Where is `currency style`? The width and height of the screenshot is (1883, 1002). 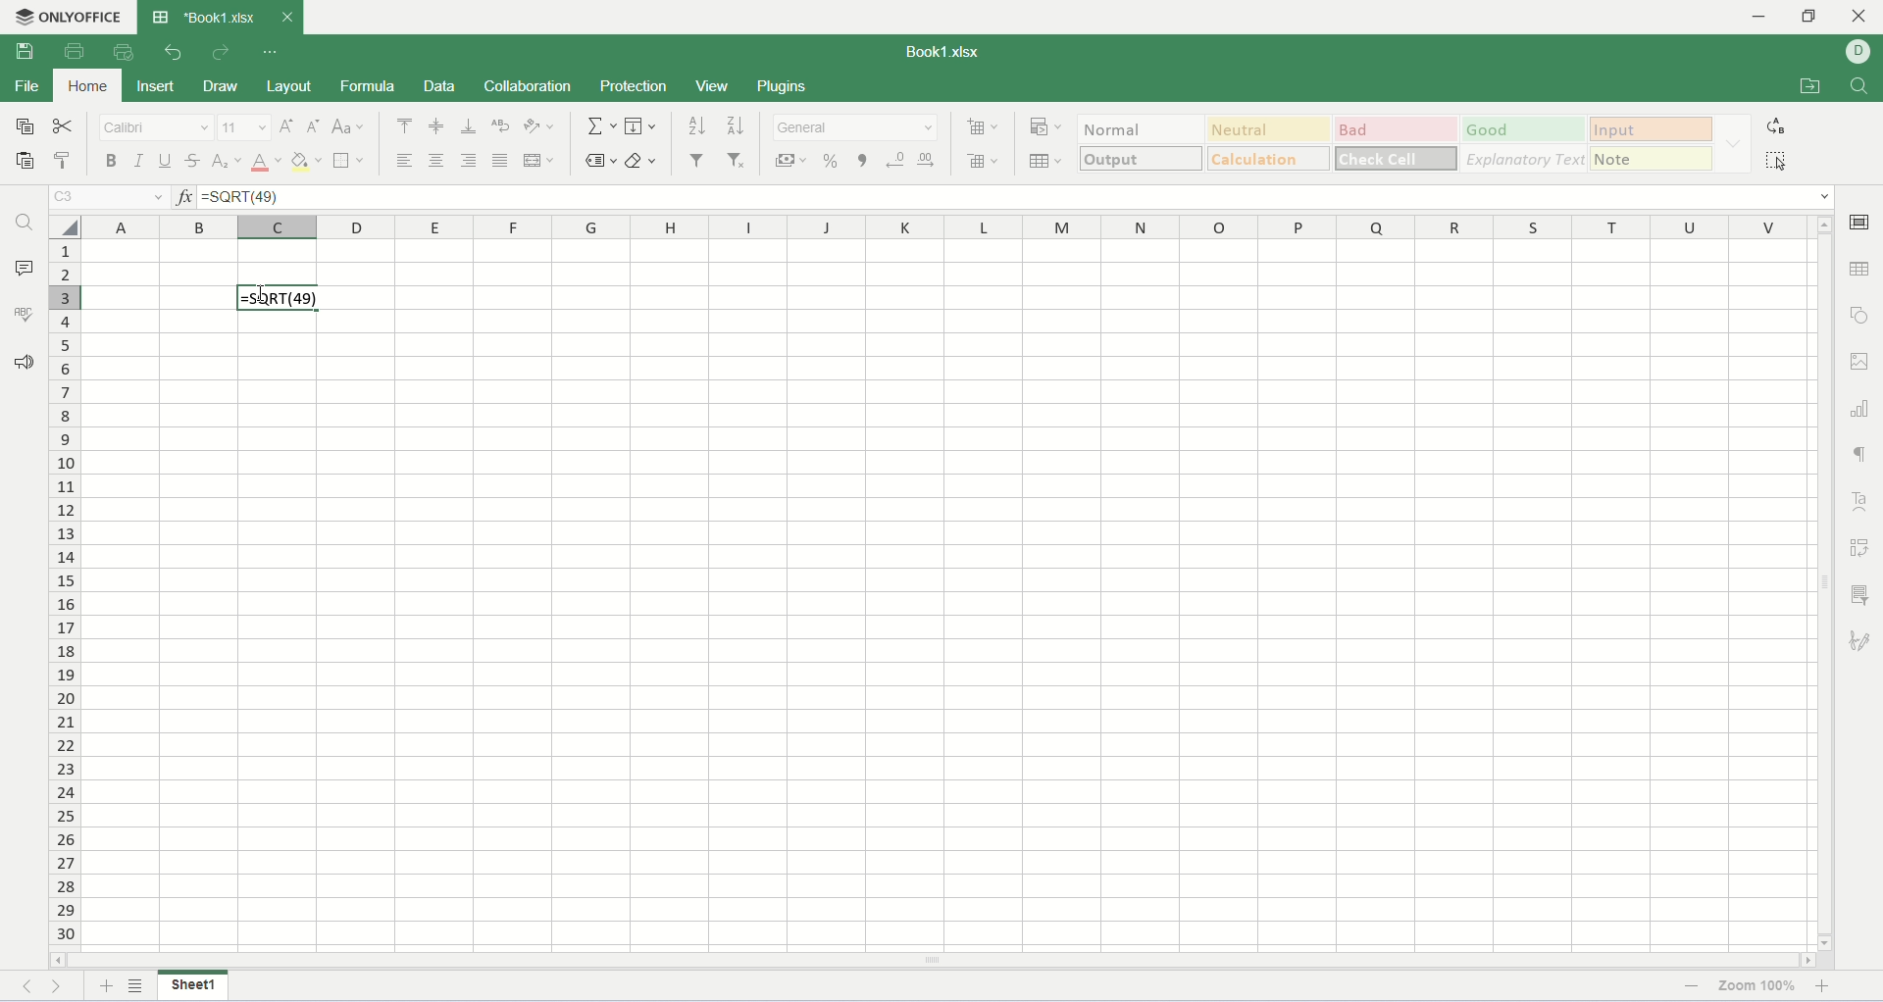
currency style is located at coordinates (796, 159).